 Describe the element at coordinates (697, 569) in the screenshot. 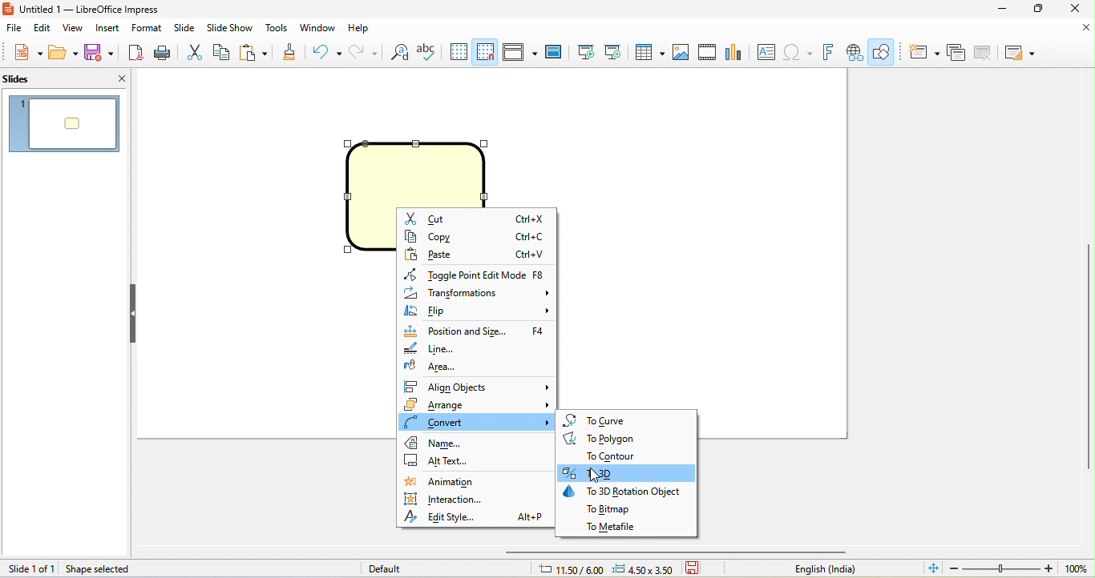

I see `save the document` at that location.